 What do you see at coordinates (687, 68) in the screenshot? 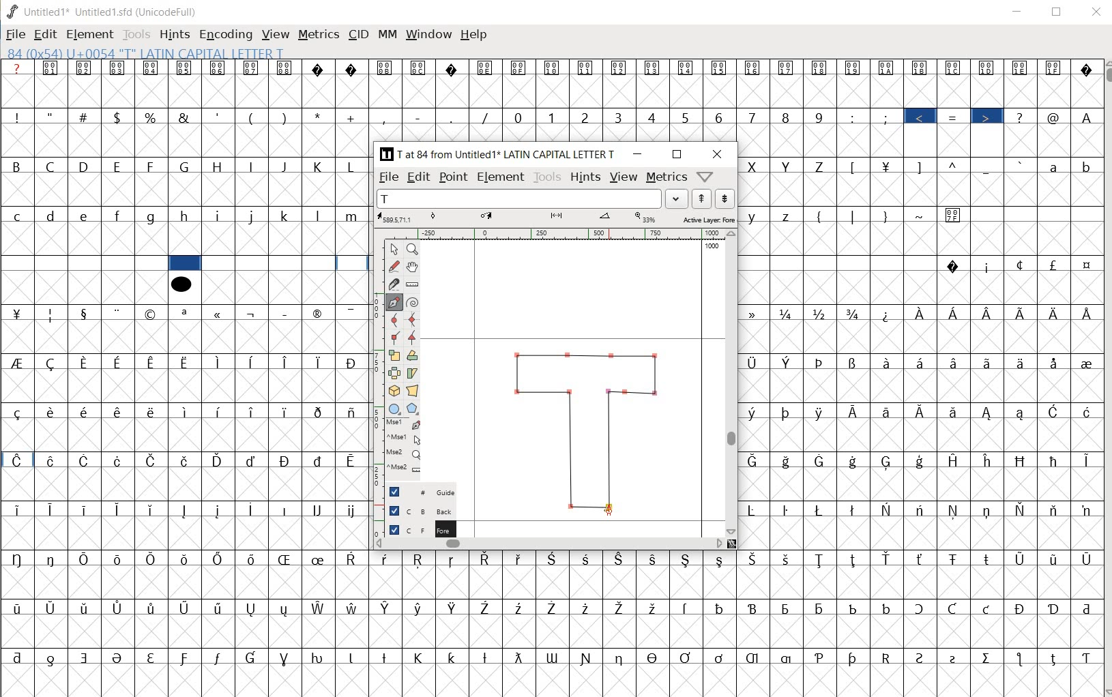
I see `Symbol` at bounding box center [687, 68].